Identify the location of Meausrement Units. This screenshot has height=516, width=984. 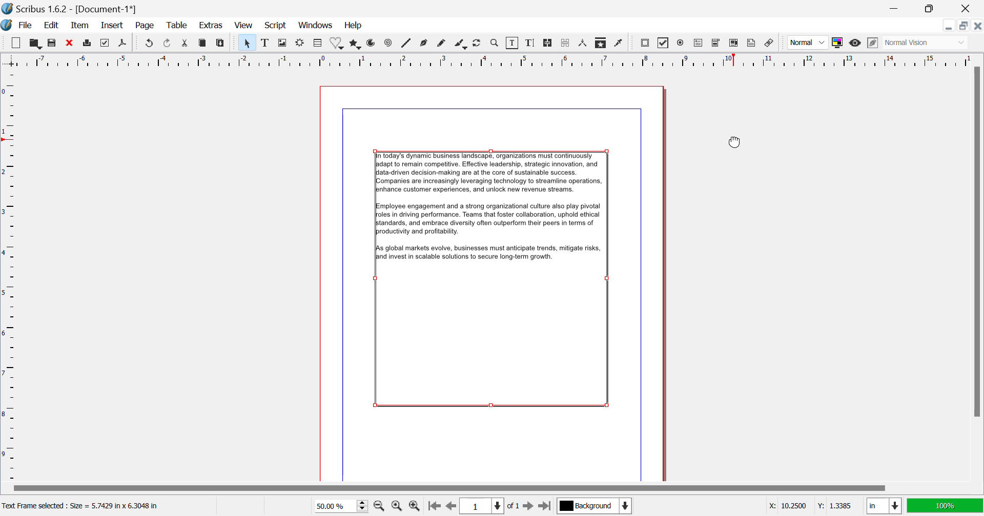
(885, 506).